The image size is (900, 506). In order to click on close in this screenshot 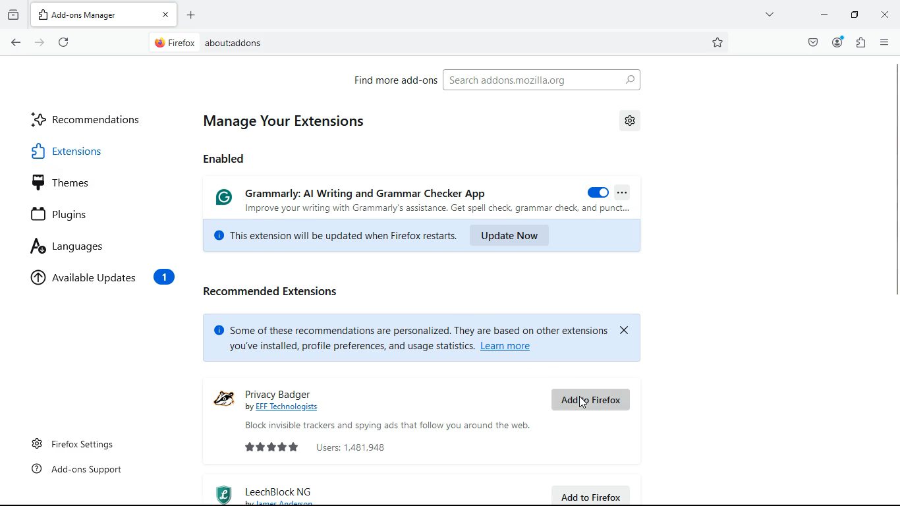, I will do `click(626, 329)`.